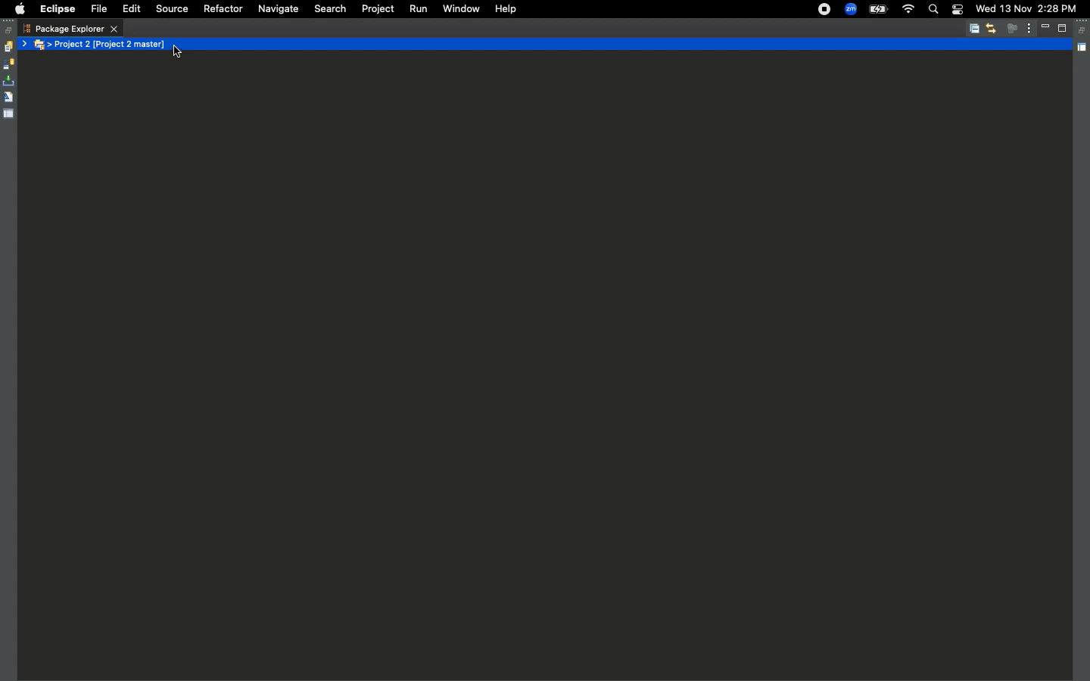  I want to click on Shared area, so click(1083, 50).